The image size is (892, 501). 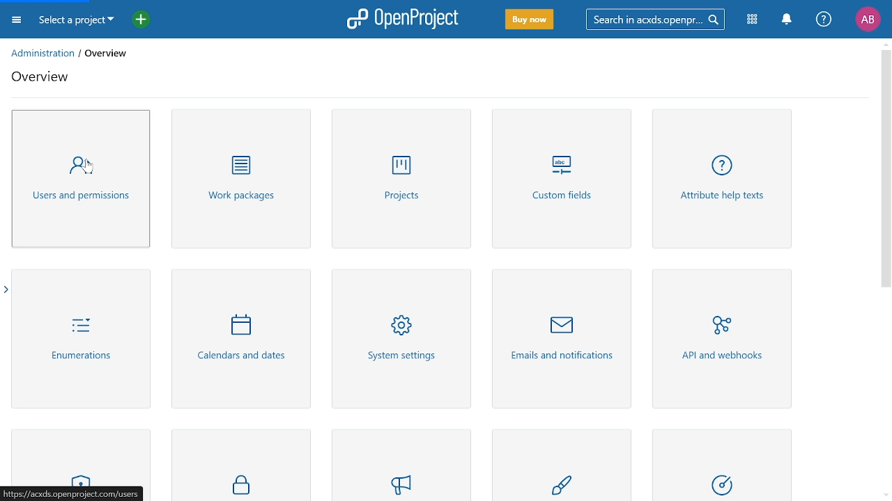 What do you see at coordinates (137, 21) in the screenshot?
I see `add project` at bounding box center [137, 21].